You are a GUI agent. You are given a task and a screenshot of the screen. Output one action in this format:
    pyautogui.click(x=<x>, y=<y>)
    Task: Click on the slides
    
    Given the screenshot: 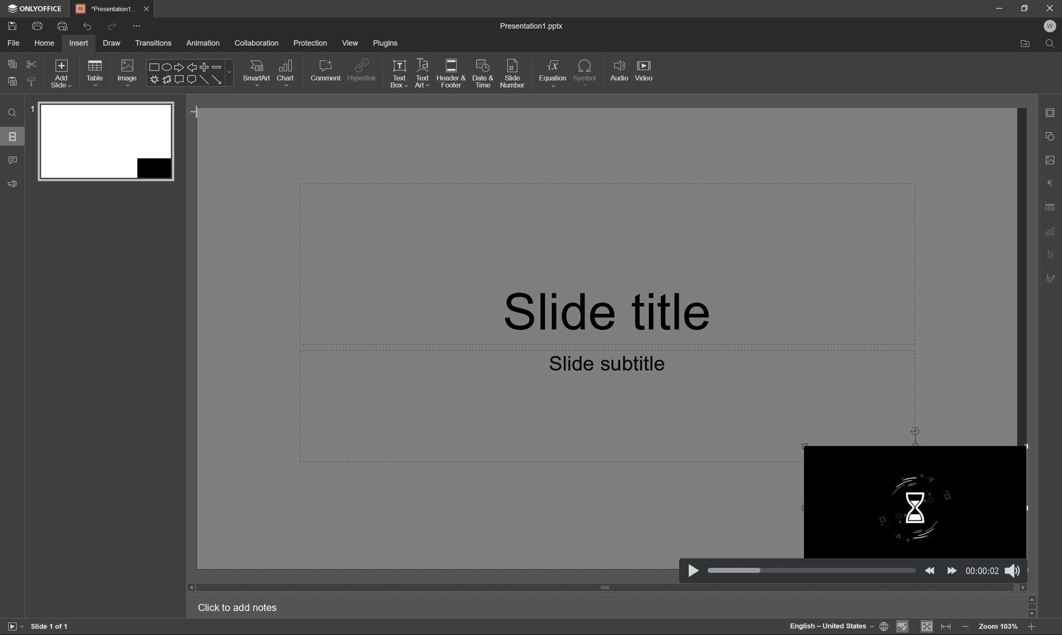 What is the action you would take?
    pyautogui.click(x=13, y=137)
    